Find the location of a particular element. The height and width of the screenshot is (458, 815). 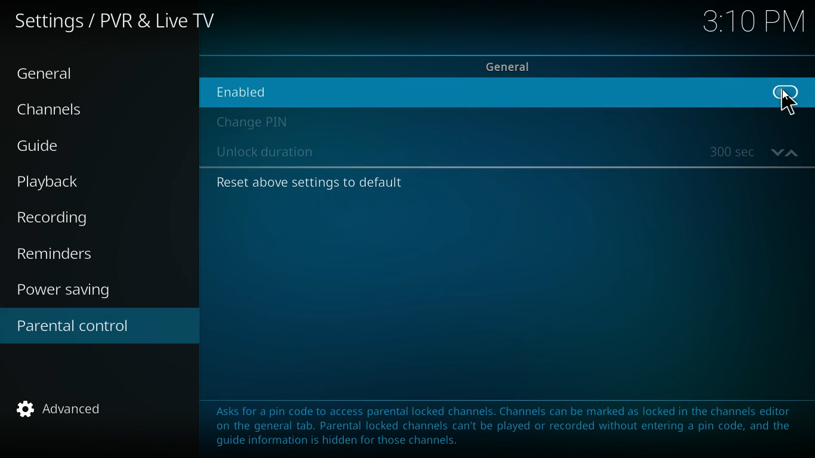

change pin is located at coordinates (256, 122).